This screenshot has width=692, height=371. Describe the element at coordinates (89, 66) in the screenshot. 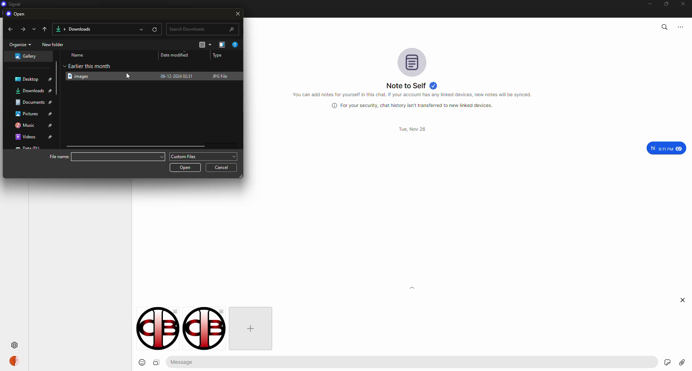

I see `earlier` at that location.